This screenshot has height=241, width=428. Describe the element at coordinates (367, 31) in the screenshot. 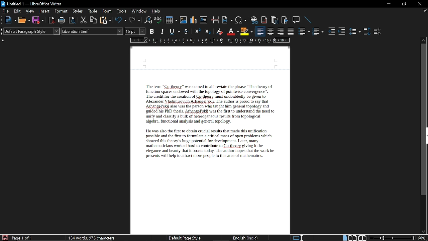

I see `Increase paragraph spacing` at that location.